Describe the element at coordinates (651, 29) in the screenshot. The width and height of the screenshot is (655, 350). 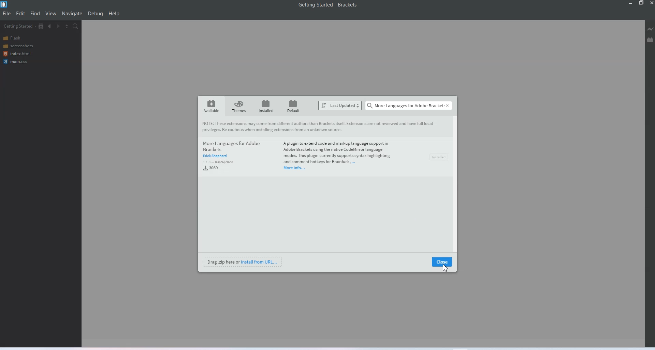
I see `Live Preview` at that location.